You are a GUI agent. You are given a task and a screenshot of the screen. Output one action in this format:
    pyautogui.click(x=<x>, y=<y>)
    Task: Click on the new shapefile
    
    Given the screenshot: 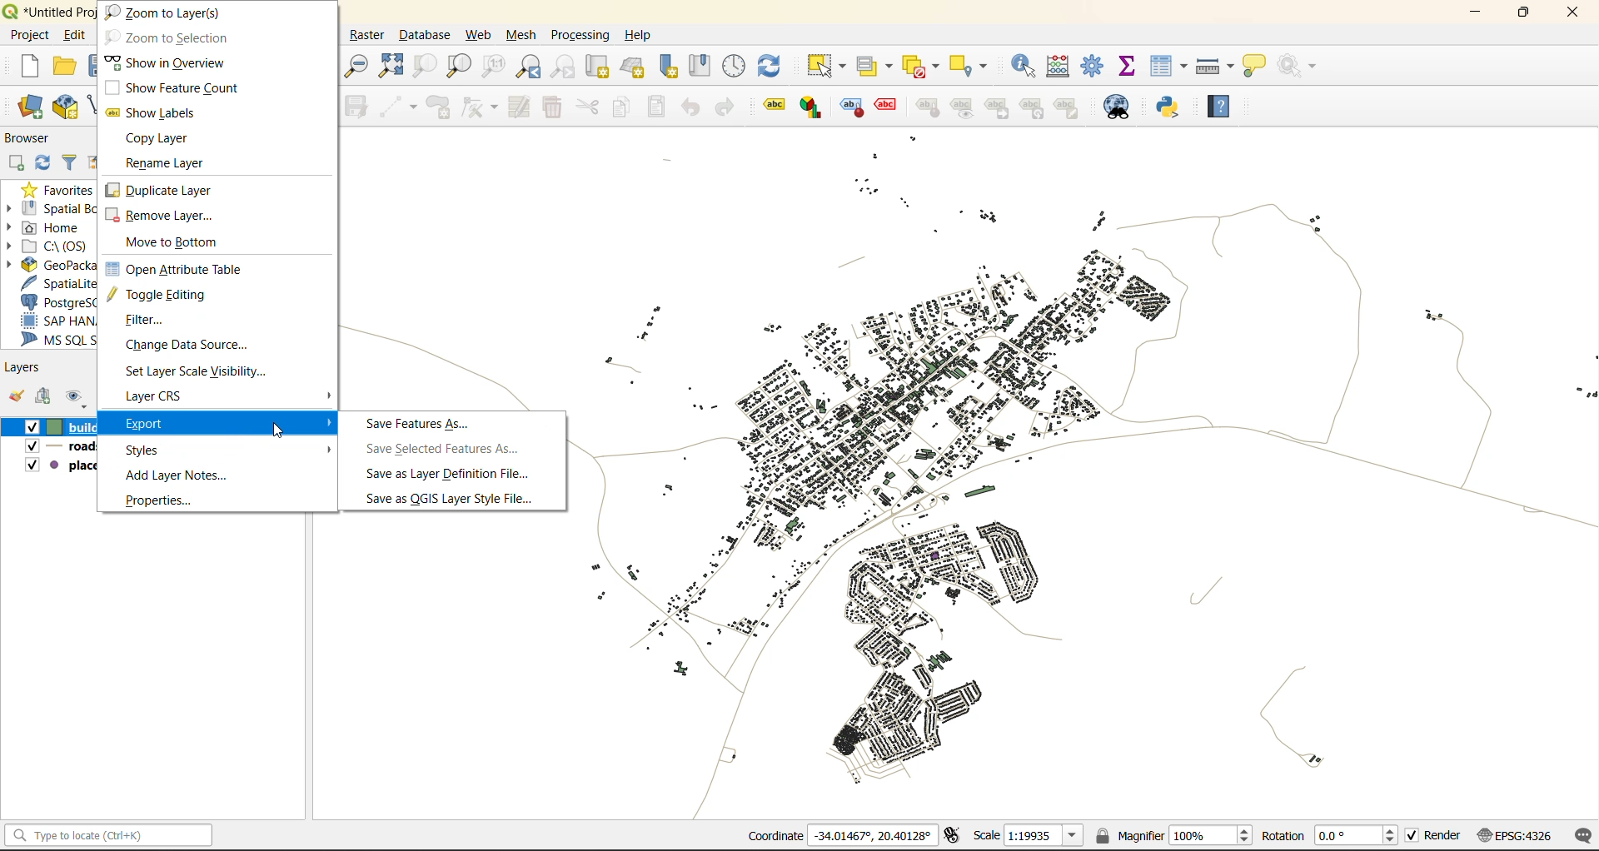 What is the action you would take?
    pyautogui.click(x=91, y=106)
    